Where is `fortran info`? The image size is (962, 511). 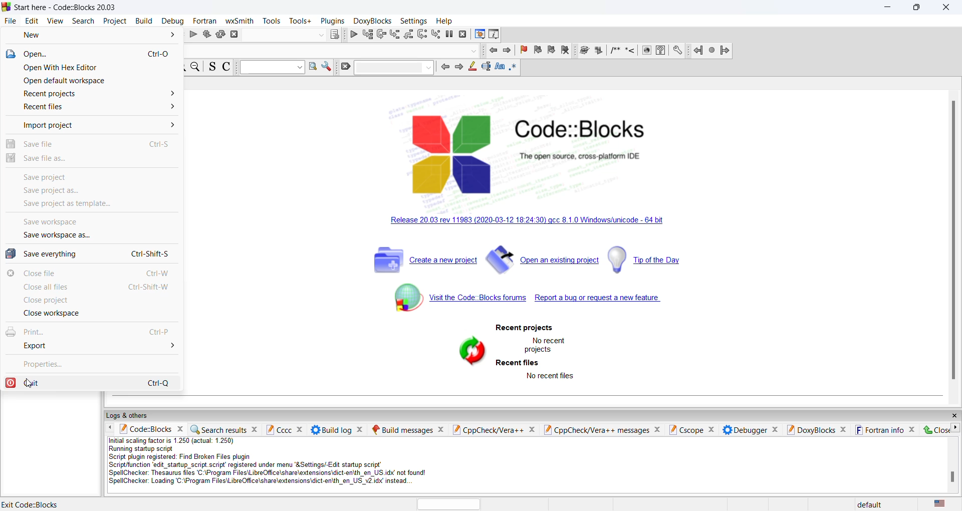
fortran info is located at coordinates (885, 430).